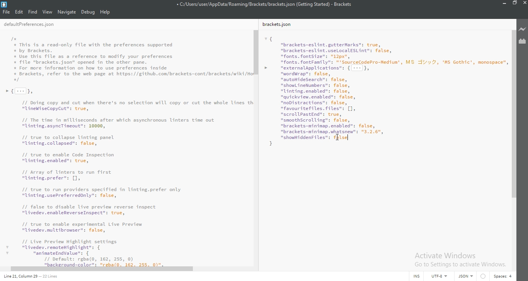 This screenshot has height=281, width=528. Describe the element at coordinates (277, 24) in the screenshot. I see `brackets.json` at that location.